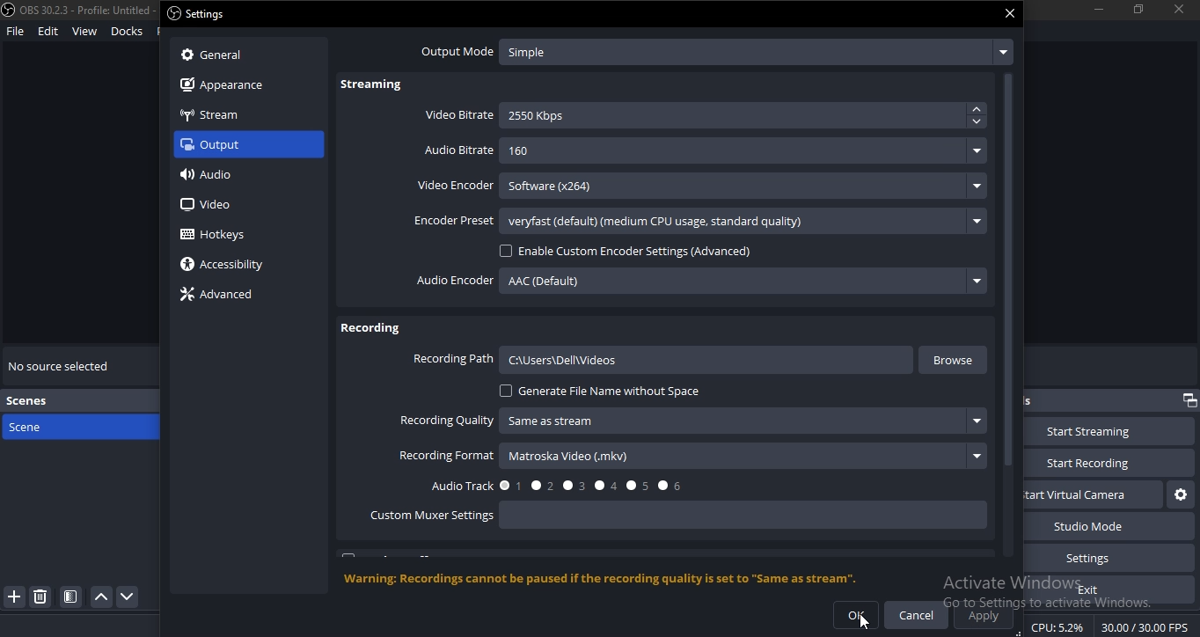  Describe the element at coordinates (1011, 12) in the screenshot. I see `close` at that location.